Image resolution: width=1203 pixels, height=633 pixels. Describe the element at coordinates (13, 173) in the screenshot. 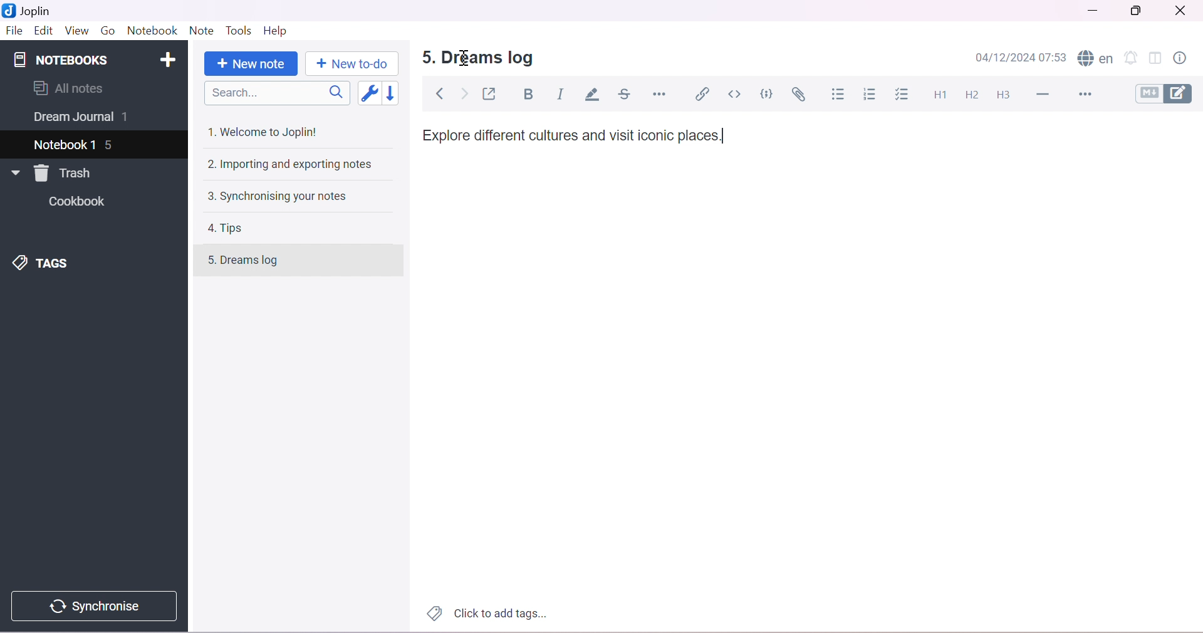

I see `Drop Down` at that location.